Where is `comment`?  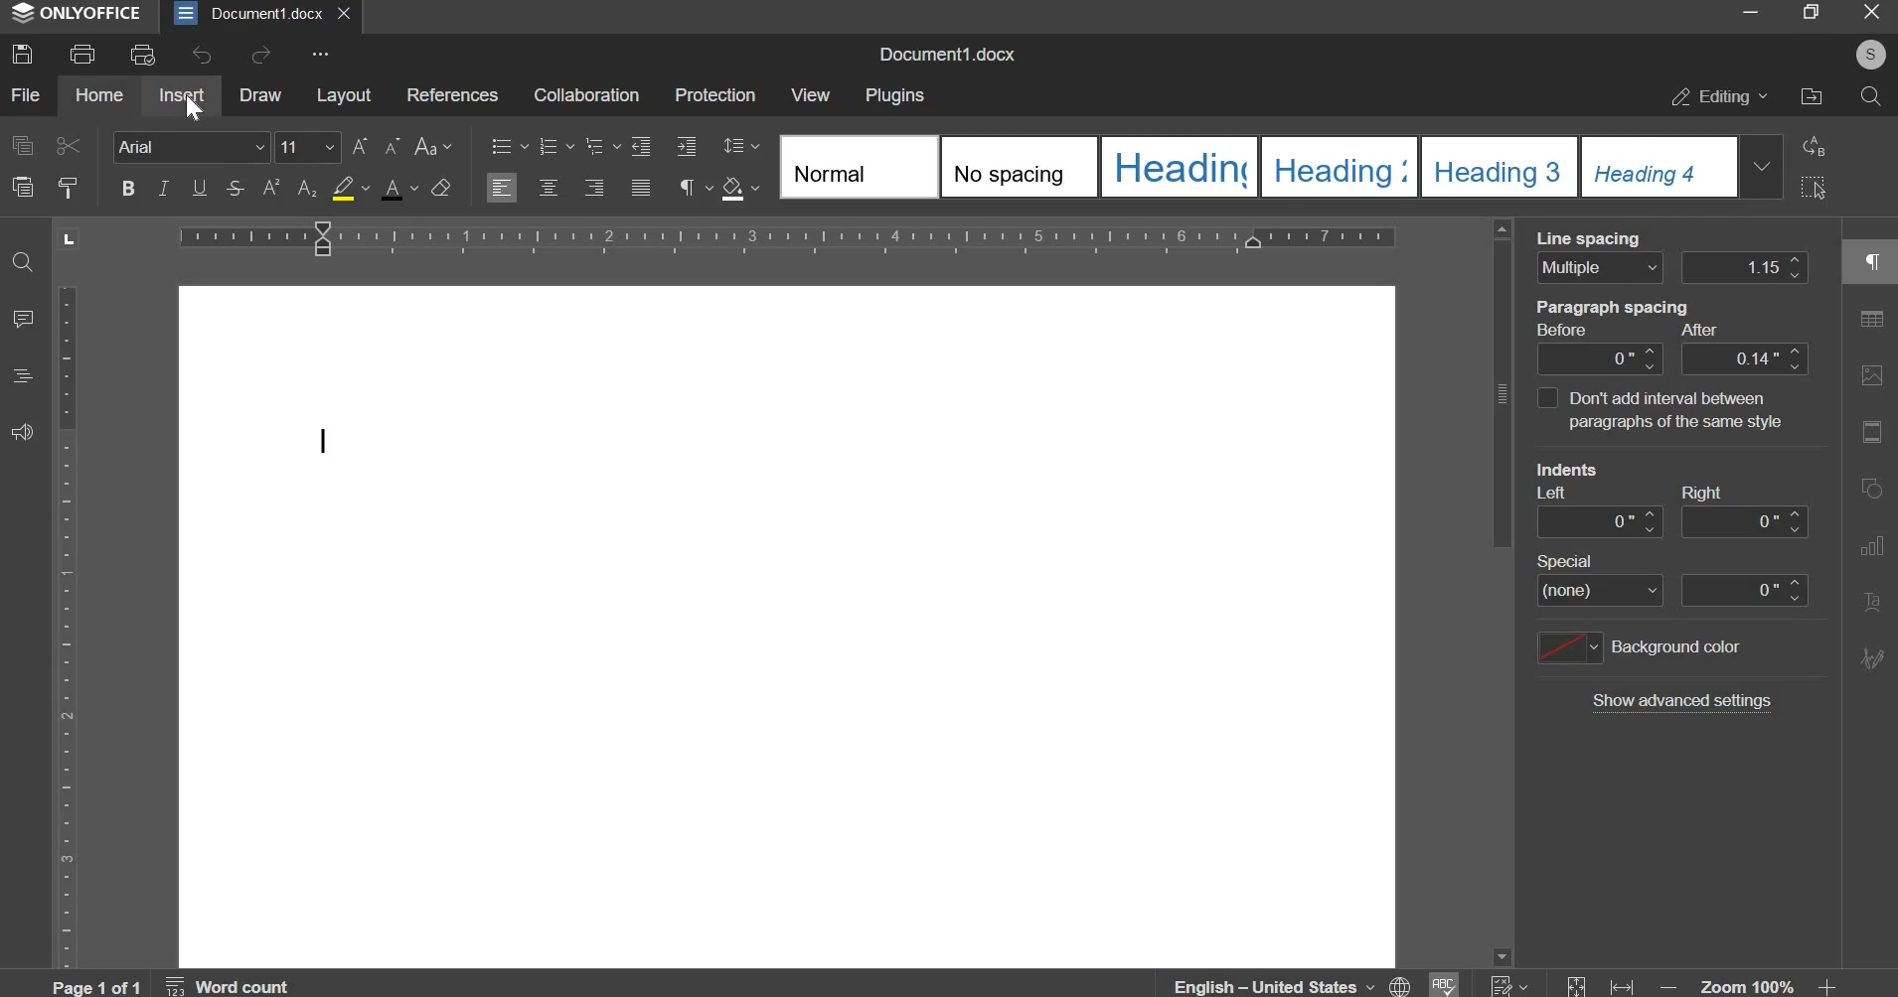
comment is located at coordinates (24, 318).